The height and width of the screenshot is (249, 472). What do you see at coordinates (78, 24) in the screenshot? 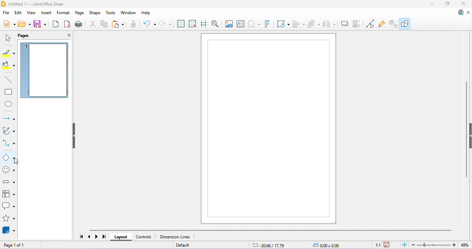
I see `print` at bounding box center [78, 24].